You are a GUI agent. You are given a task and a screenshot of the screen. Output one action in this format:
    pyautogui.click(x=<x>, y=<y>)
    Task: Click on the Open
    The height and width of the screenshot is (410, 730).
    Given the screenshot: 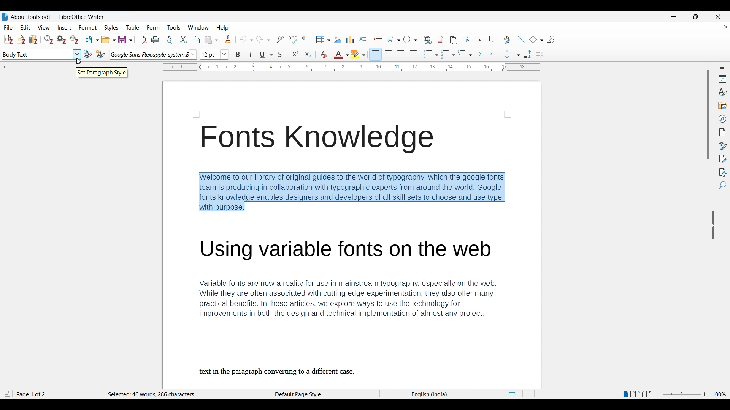 What is the action you would take?
    pyautogui.click(x=108, y=39)
    